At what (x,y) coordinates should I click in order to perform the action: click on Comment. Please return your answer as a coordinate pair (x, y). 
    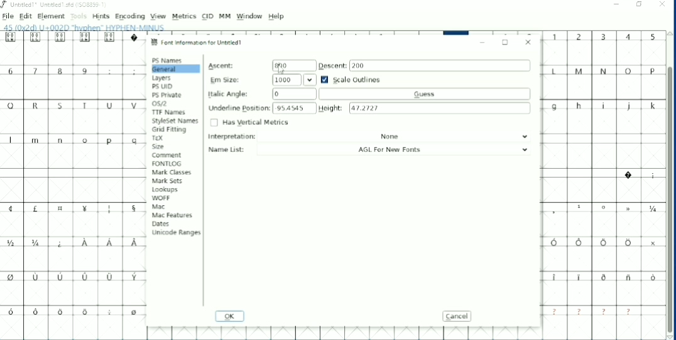
    Looking at the image, I should click on (166, 155).